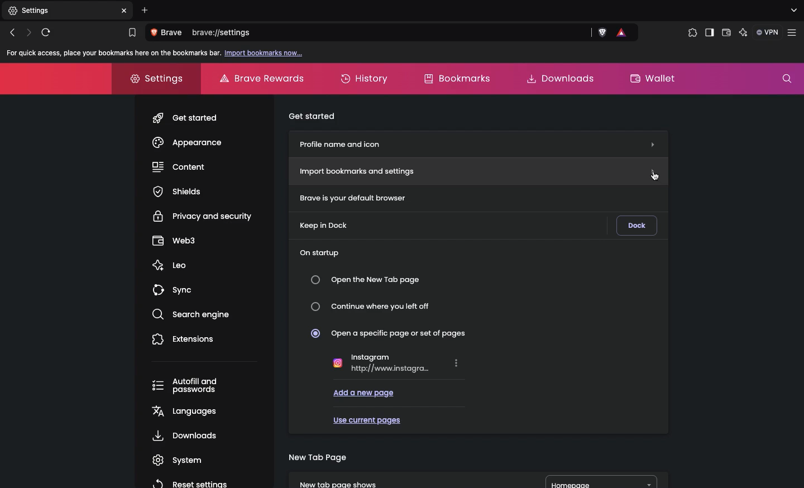 Image resolution: width=804 pixels, height=488 pixels. What do you see at coordinates (743, 33) in the screenshot?
I see `leo AI` at bounding box center [743, 33].